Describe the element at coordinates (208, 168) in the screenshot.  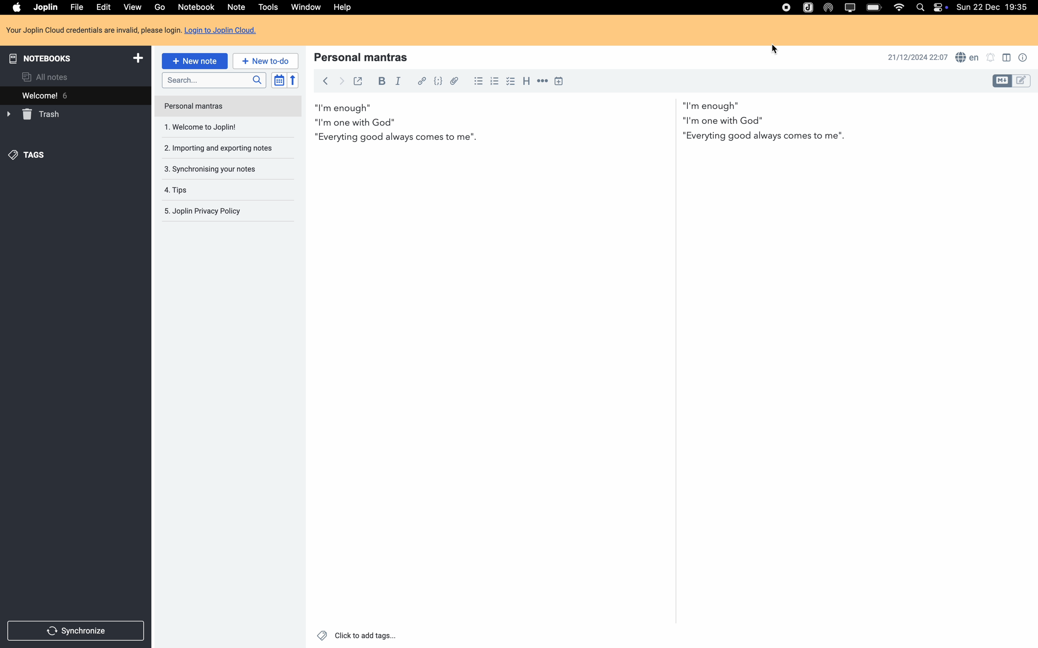
I see `synchronising your notes` at that location.